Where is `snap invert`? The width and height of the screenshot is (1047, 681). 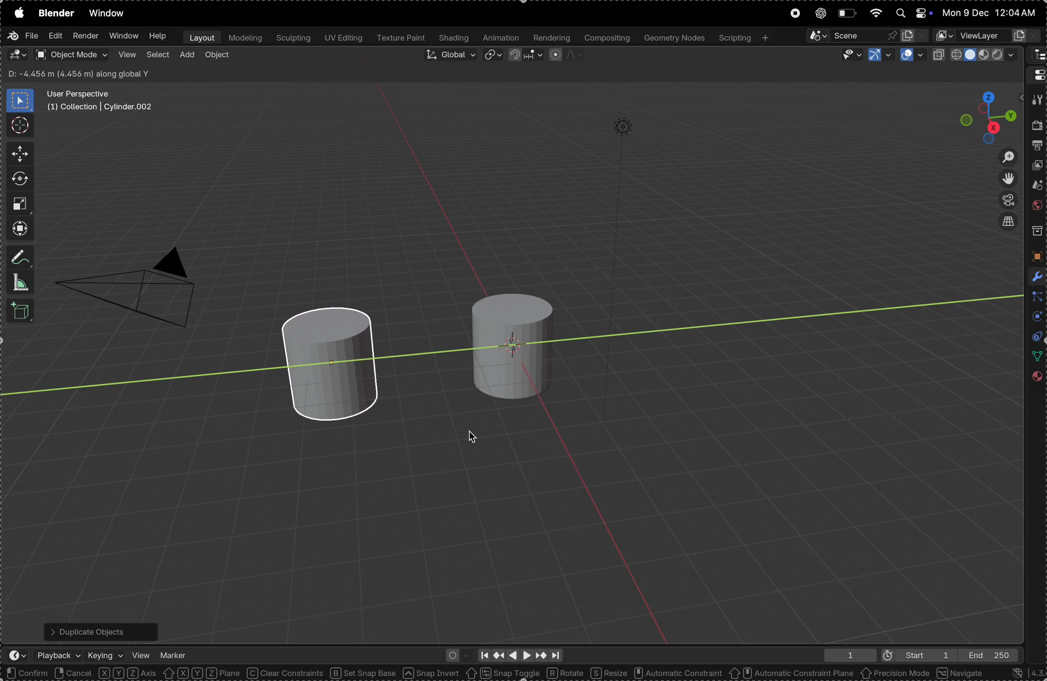
snap invert is located at coordinates (432, 673).